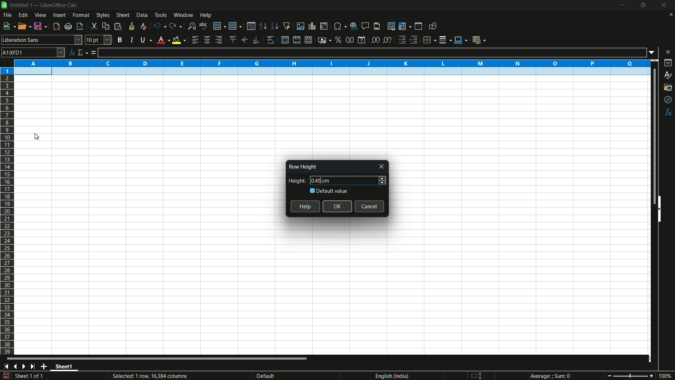 This screenshot has width=675, height=380. Describe the element at coordinates (256, 40) in the screenshot. I see `align bottom` at that location.